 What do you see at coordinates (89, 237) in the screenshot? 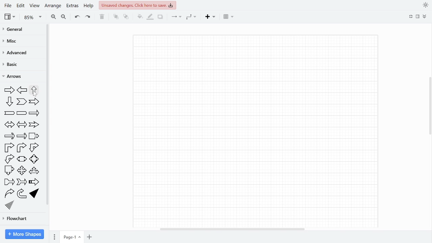
I see `Add page` at bounding box center [89, 237].